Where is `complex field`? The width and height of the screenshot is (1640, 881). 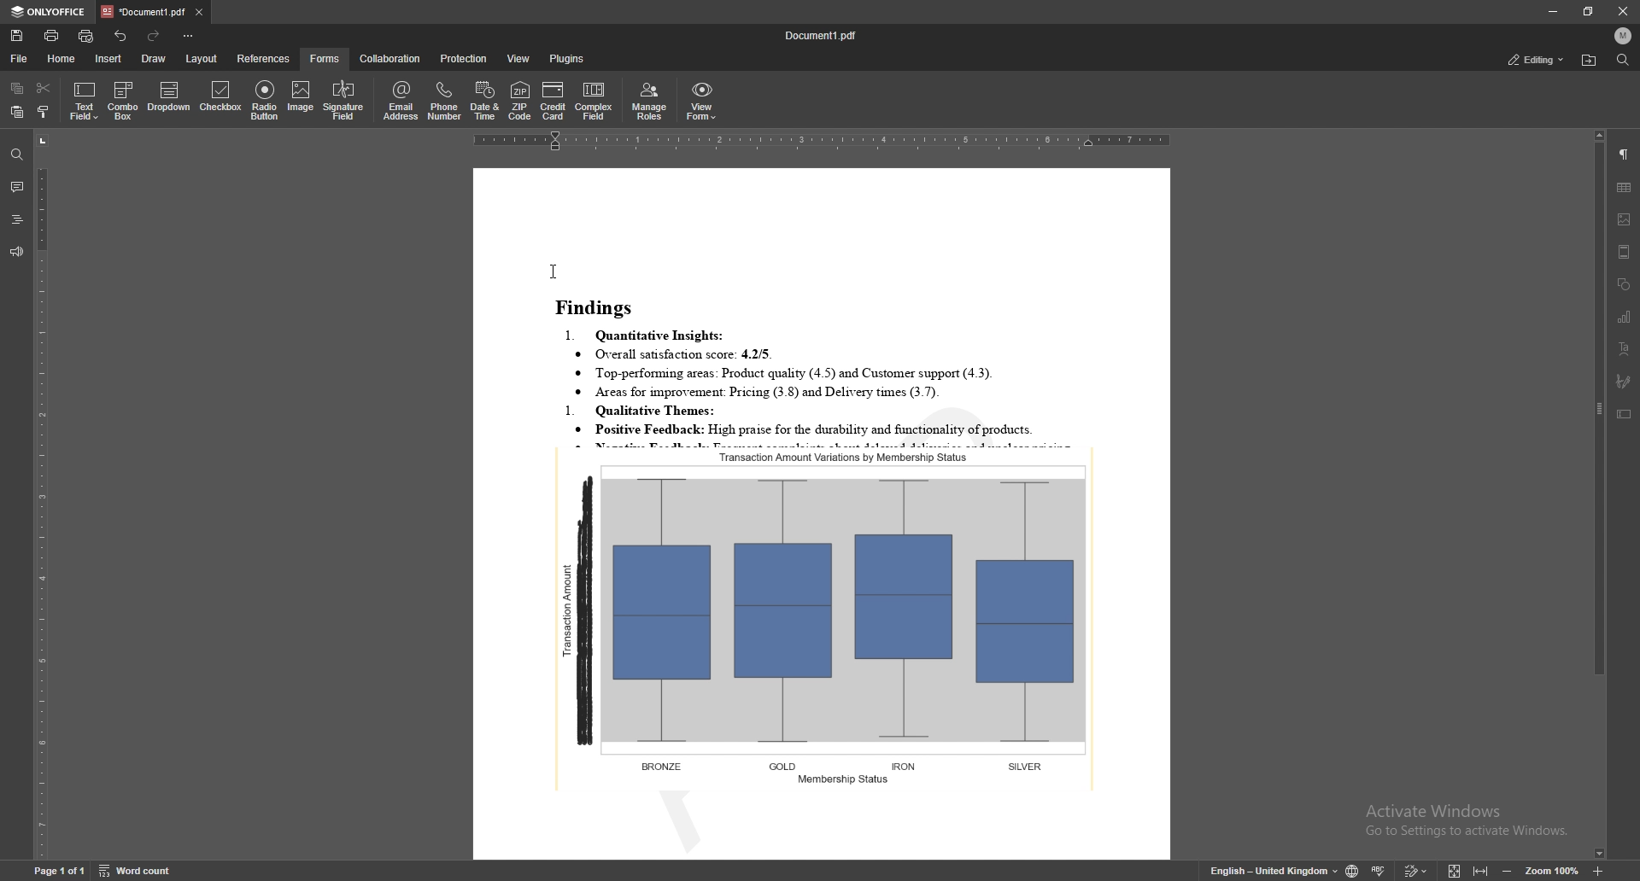
complex field is located at coordinates (595, 102).